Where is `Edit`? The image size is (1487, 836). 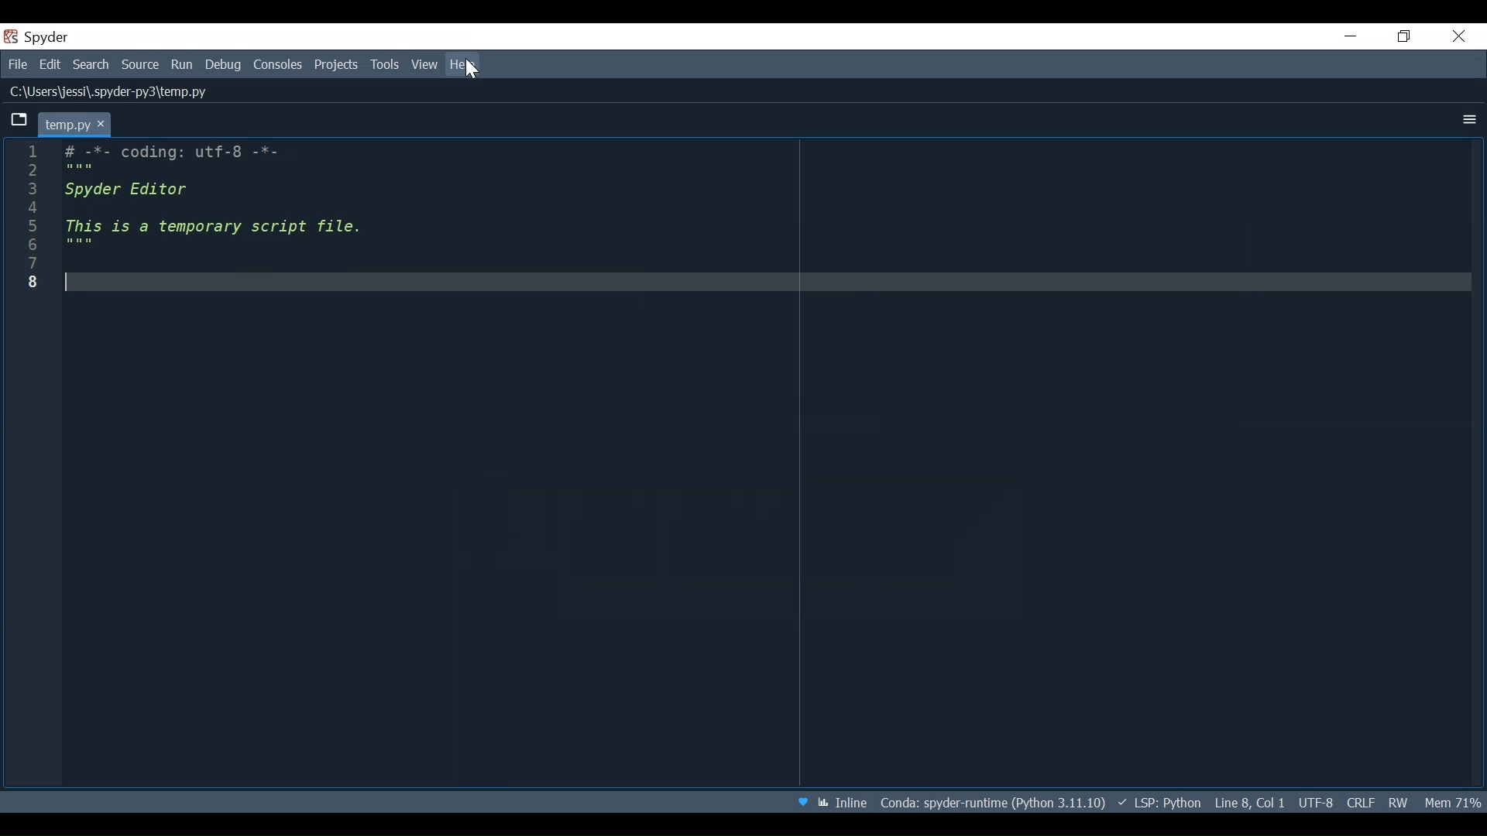 Edit is located at coordinates (50, 66).